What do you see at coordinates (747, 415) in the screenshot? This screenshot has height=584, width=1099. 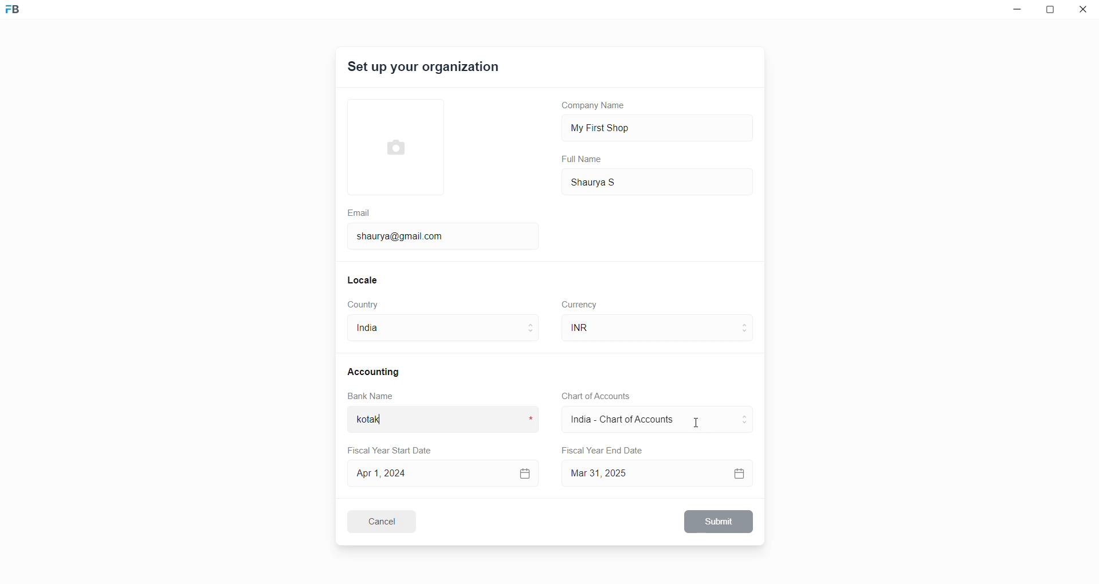 I see `move to above CoA` at bounding box center [747, 415].